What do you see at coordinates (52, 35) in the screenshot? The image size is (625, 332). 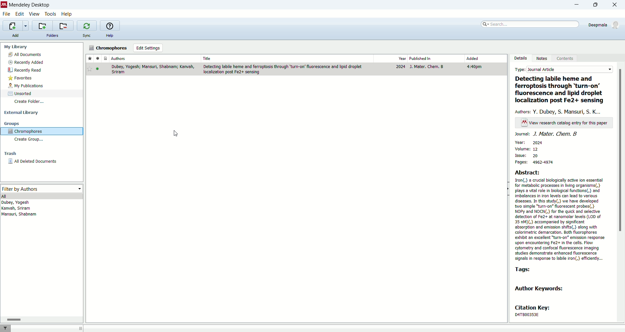 I see `folders` at bounding box center [52, 35].